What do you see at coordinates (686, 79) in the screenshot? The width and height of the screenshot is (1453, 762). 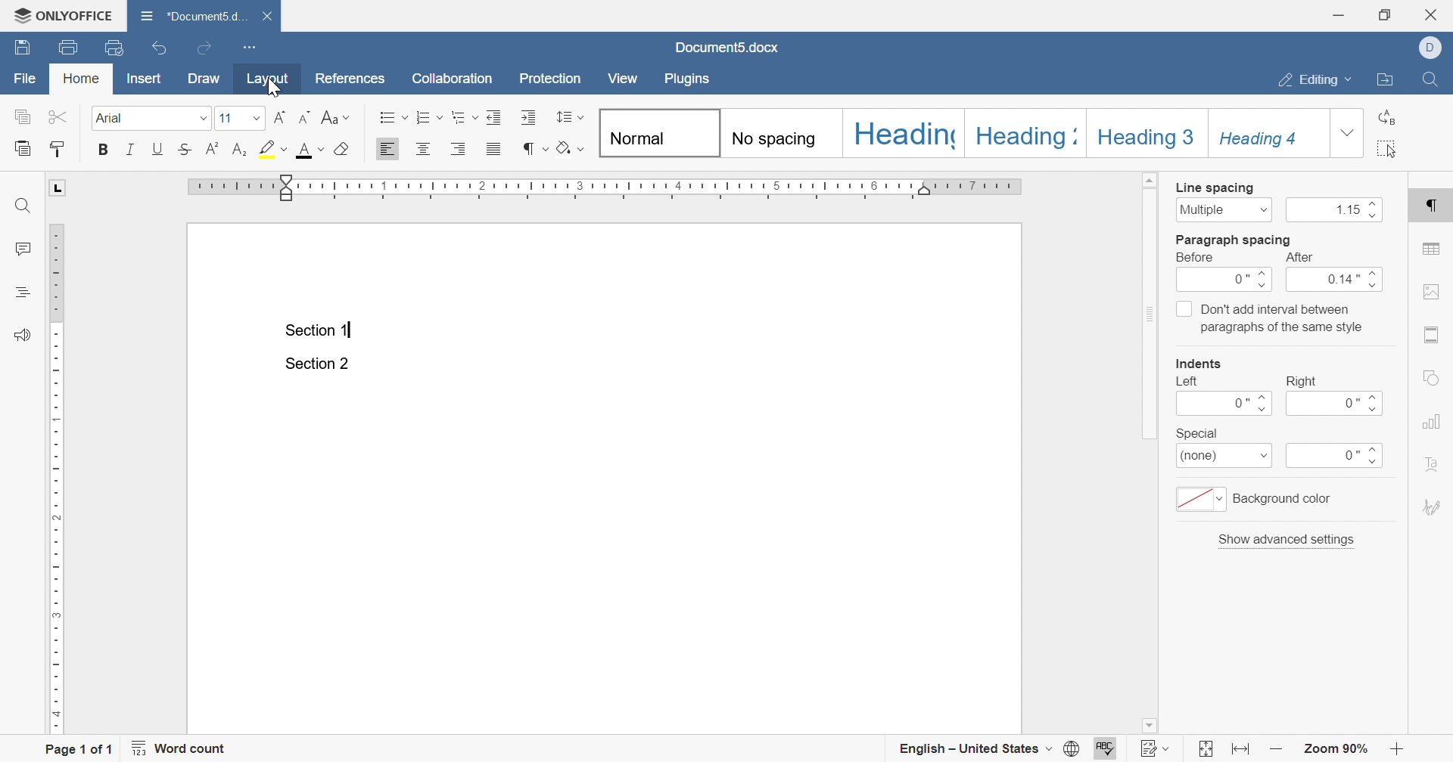 I see `plugins` at bounding box center [686, 79].